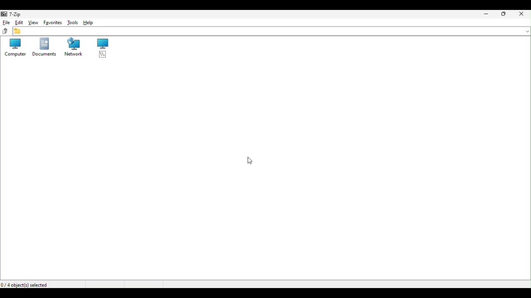 The width and height of the screenshot is (531, 298). I want to click on mouse, so click(248, 161).